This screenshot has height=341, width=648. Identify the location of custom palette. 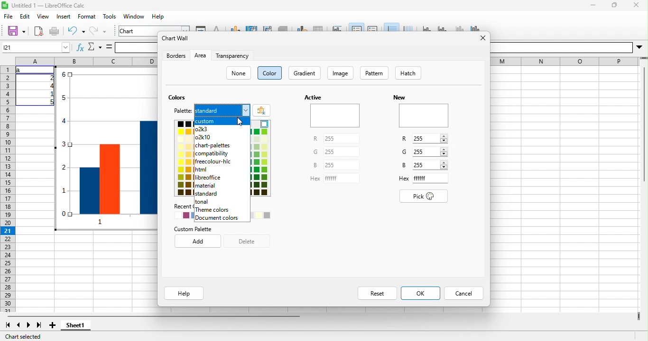
(193, 229).